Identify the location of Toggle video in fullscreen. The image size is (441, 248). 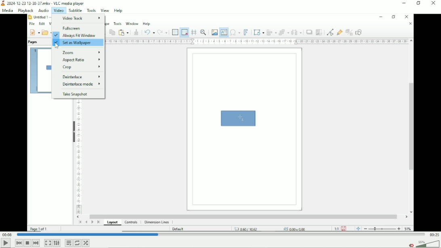
(48, 243).